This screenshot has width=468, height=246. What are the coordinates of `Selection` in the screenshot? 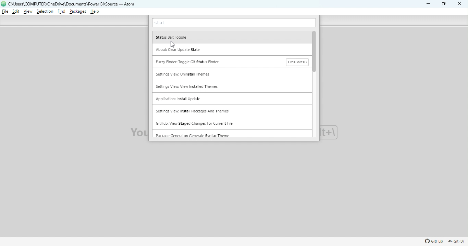 It's located at (45, 12).